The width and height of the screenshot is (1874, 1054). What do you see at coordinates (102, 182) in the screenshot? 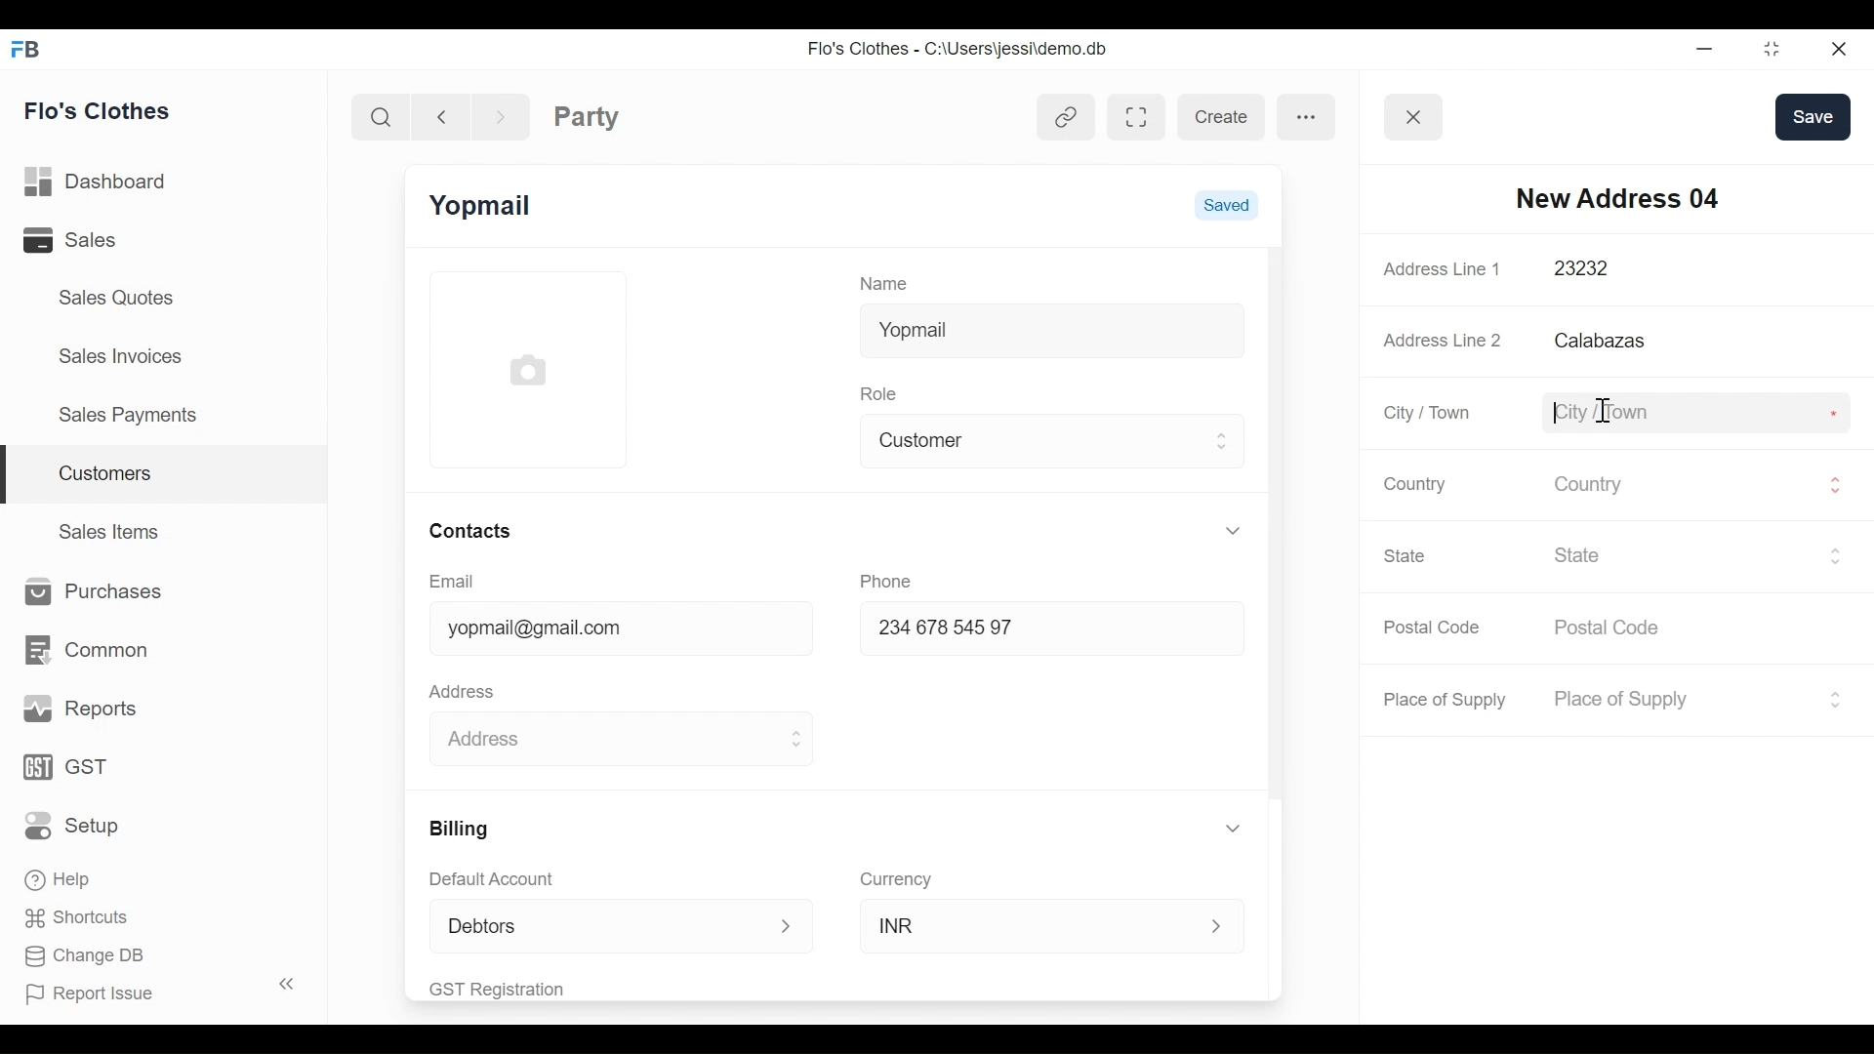
I see `Dashboard` at bounding box center [102, 182].